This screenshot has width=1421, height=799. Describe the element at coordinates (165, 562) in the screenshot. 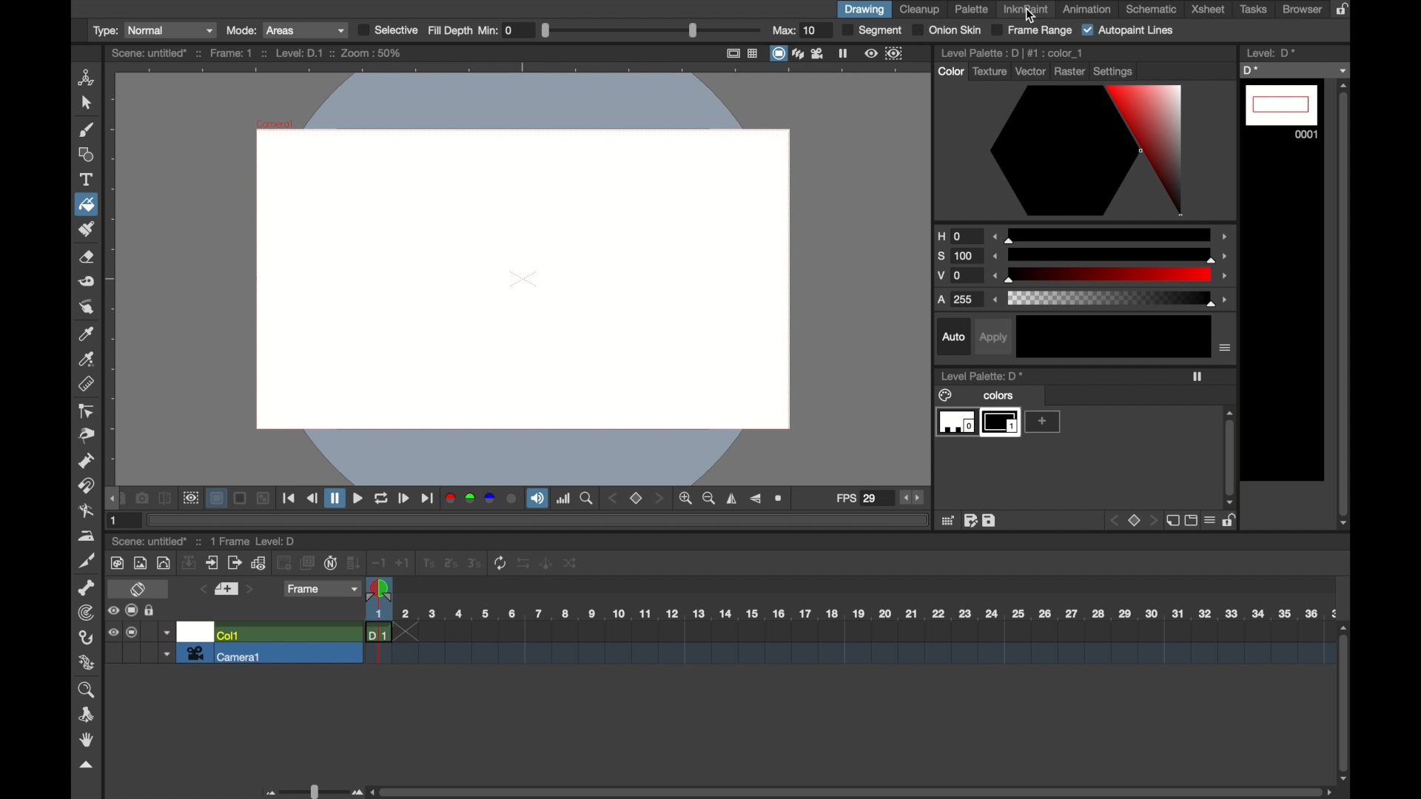

I see `circle` at that location.